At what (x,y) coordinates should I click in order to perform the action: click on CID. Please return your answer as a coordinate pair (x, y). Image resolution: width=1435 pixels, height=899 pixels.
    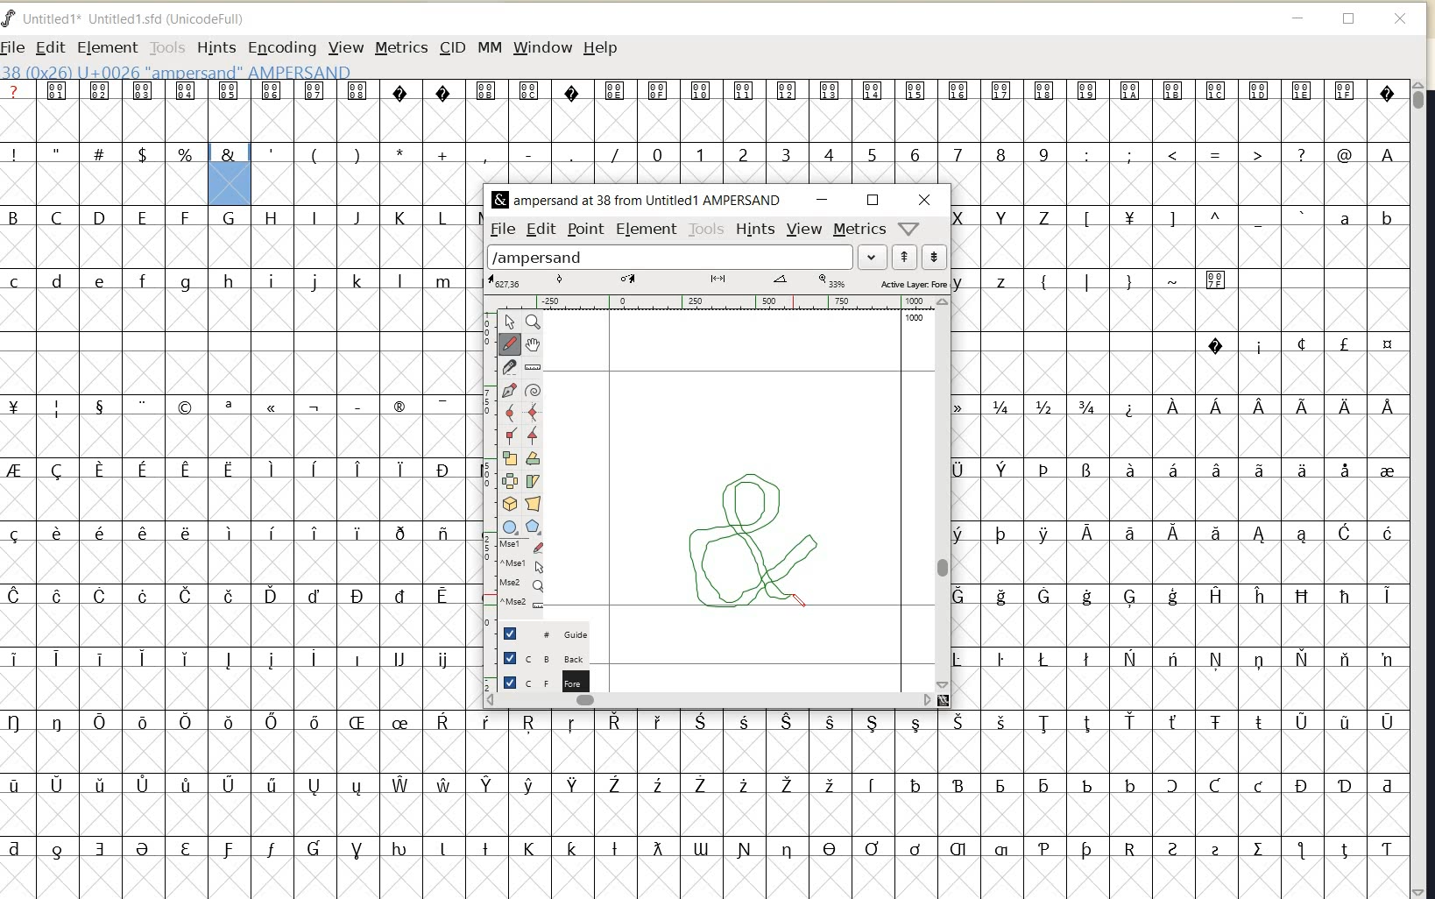
    Looking at the image, I should click on (450, 46).